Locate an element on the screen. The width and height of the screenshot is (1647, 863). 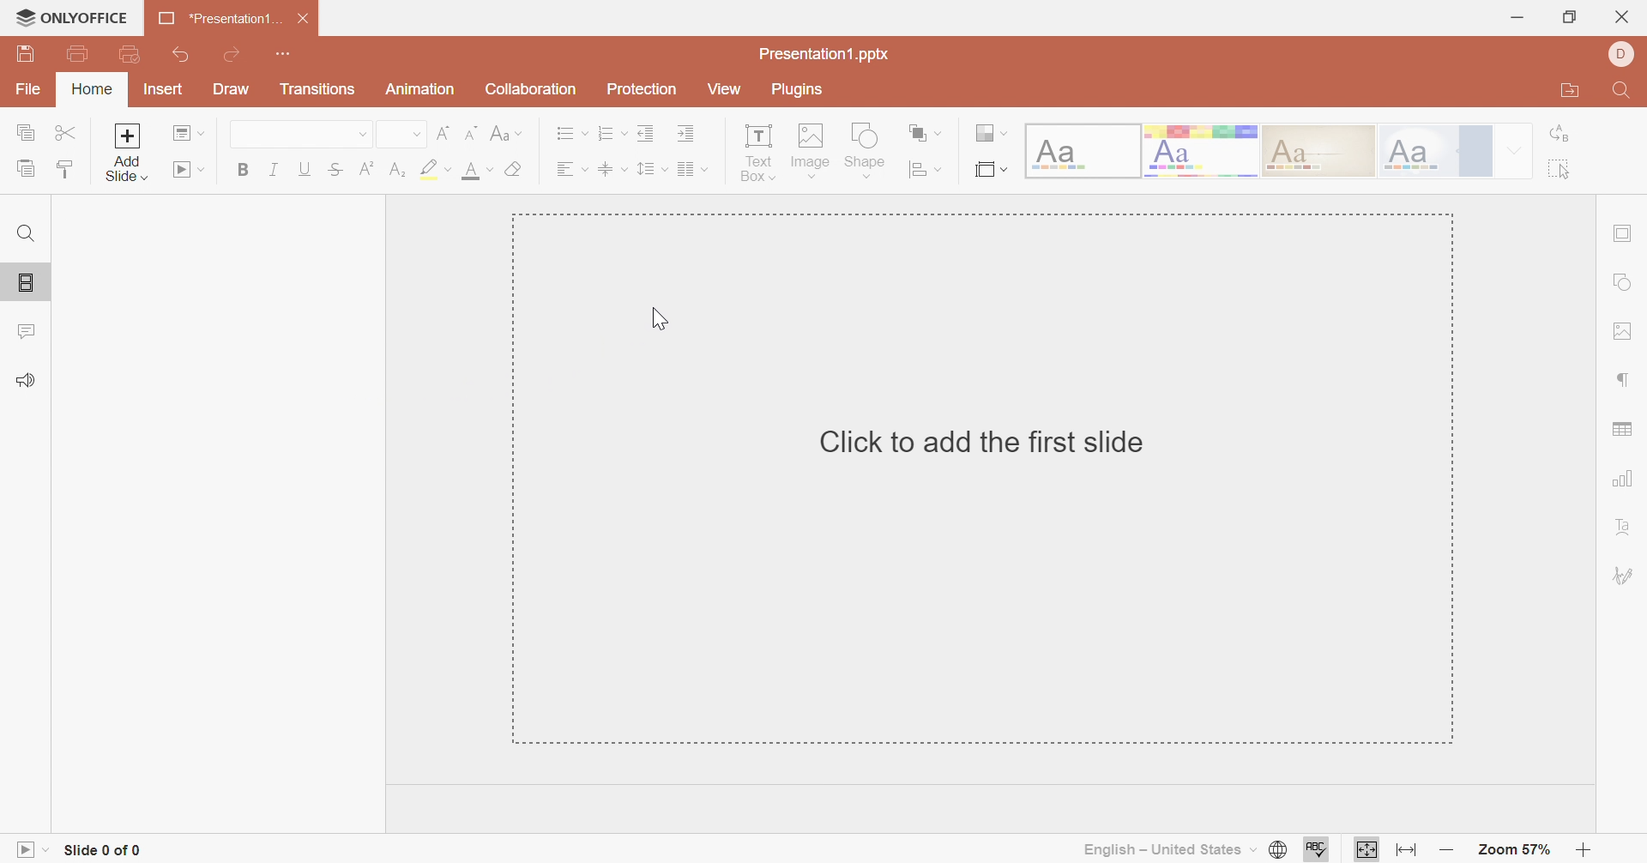
Drop Down is located at coordinates (490, 168).